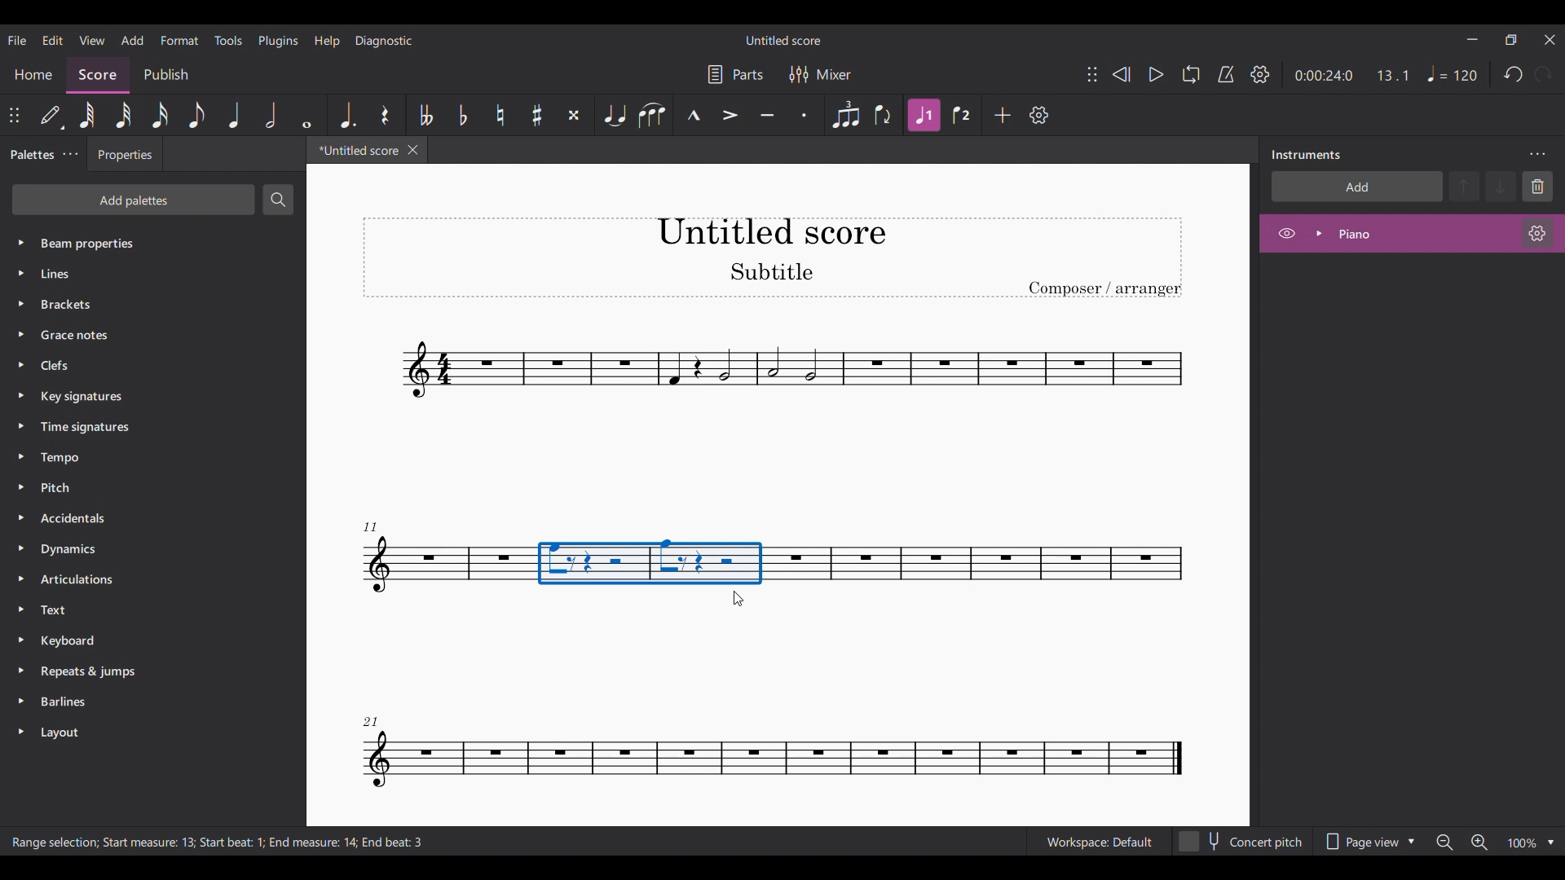 Image resolution: width=1565 pixels, height=880 pixels. Describe the element at coordinates (133, 40) in the screenshot. I see `Add menu` at that location.